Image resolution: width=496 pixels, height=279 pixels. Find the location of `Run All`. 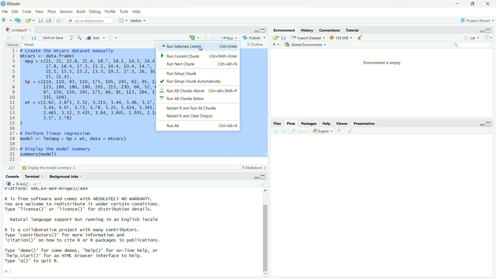

Run All is located at coordinates (173, 126).